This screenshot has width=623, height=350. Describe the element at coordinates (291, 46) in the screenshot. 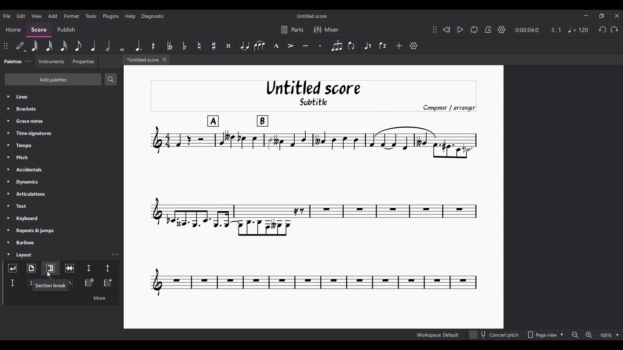

I see `Accent` at that location.